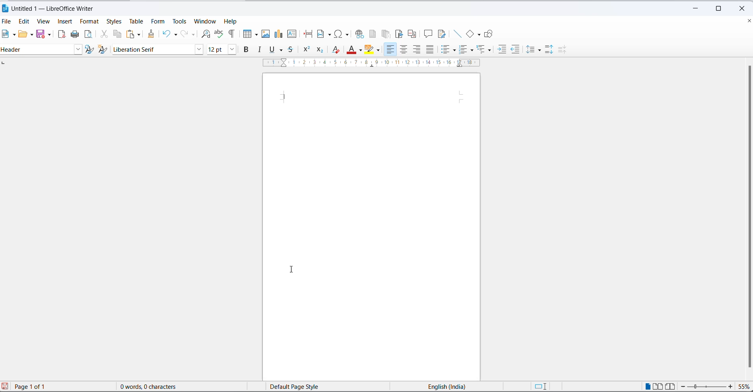  What do you see at coordinates (166, 34) in the screenshot?
I see `undo` at bounding box center [166, 34].